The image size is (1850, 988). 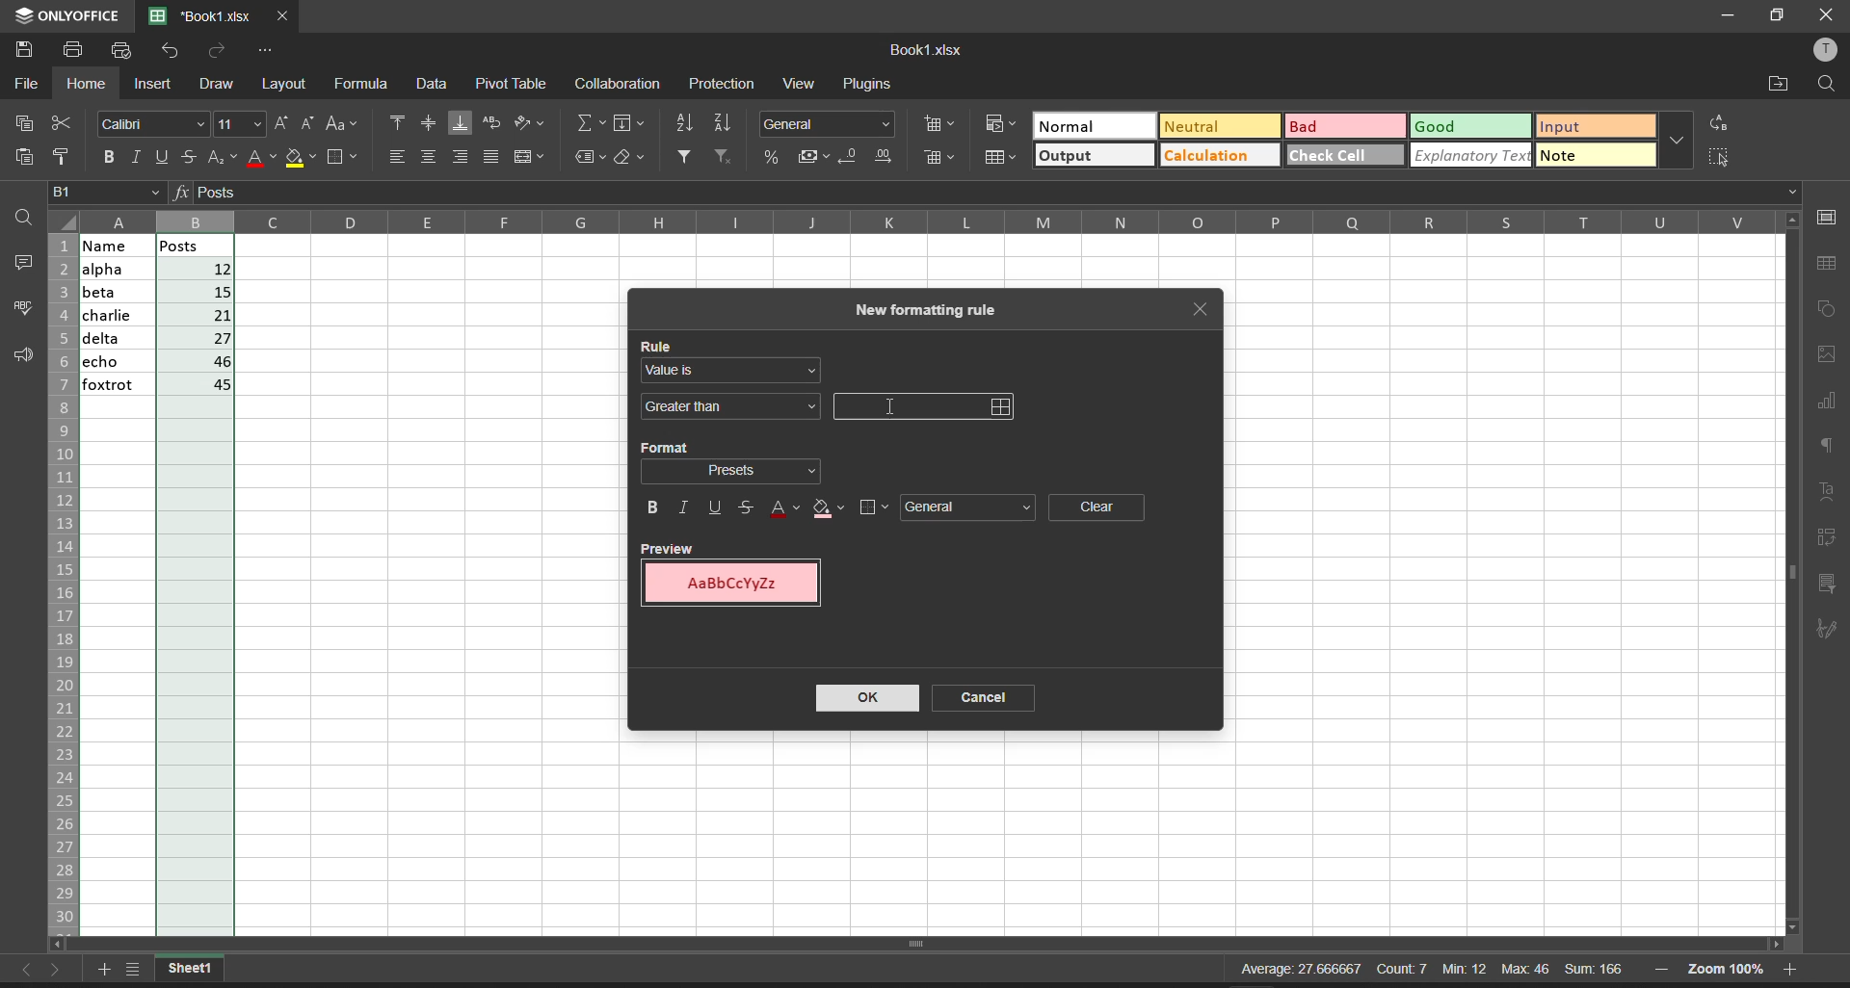 I want to click on text color, so click(x=785, y=509).